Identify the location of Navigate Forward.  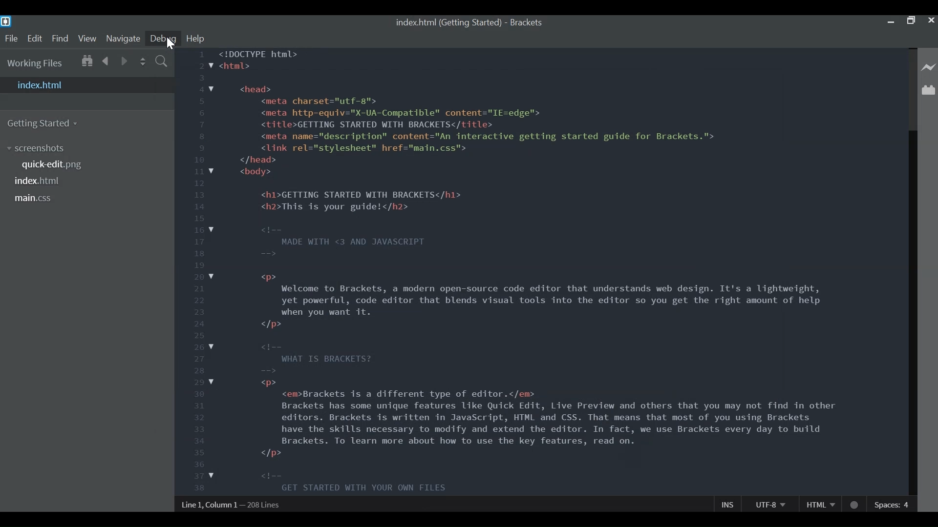
(125, 61).